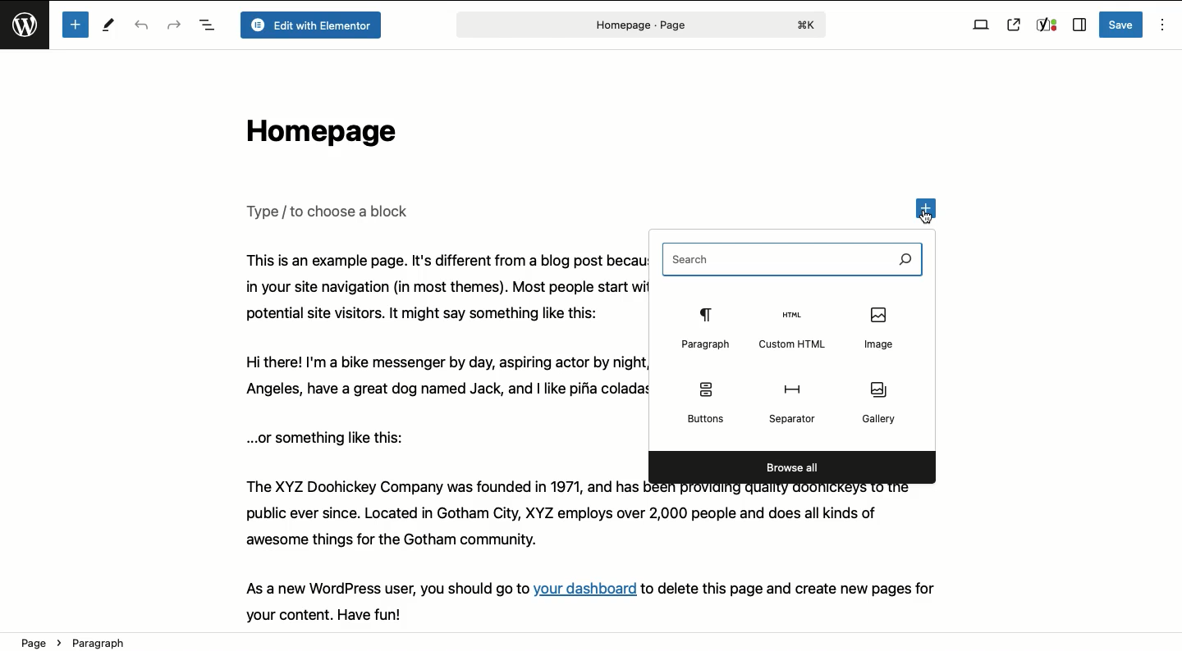 The height and width of the screenshot is (651, 1182). What do you see at coordinates (110, 27) in the screenshot?
I see `Tools` at bounding box center [110, 27].